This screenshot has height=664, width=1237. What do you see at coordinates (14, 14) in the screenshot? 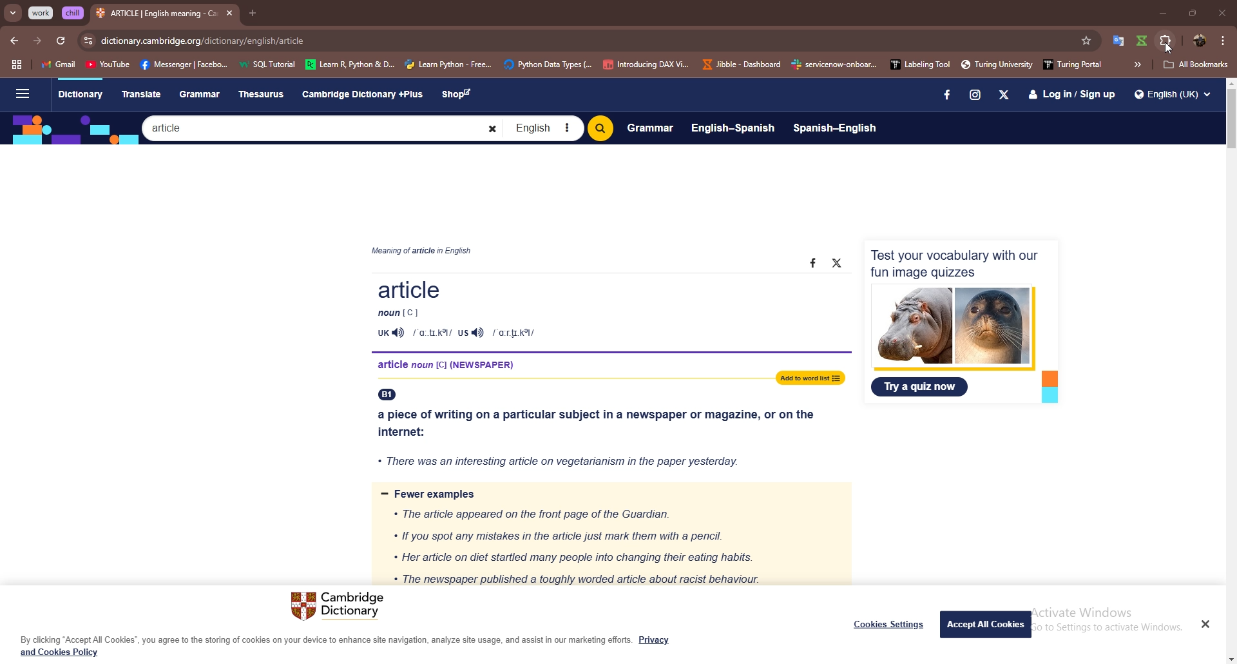
I see `search tabs` at bounding box center [14, 14].